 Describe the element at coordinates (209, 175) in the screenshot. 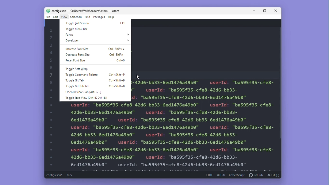

I see `crlf` at that location.